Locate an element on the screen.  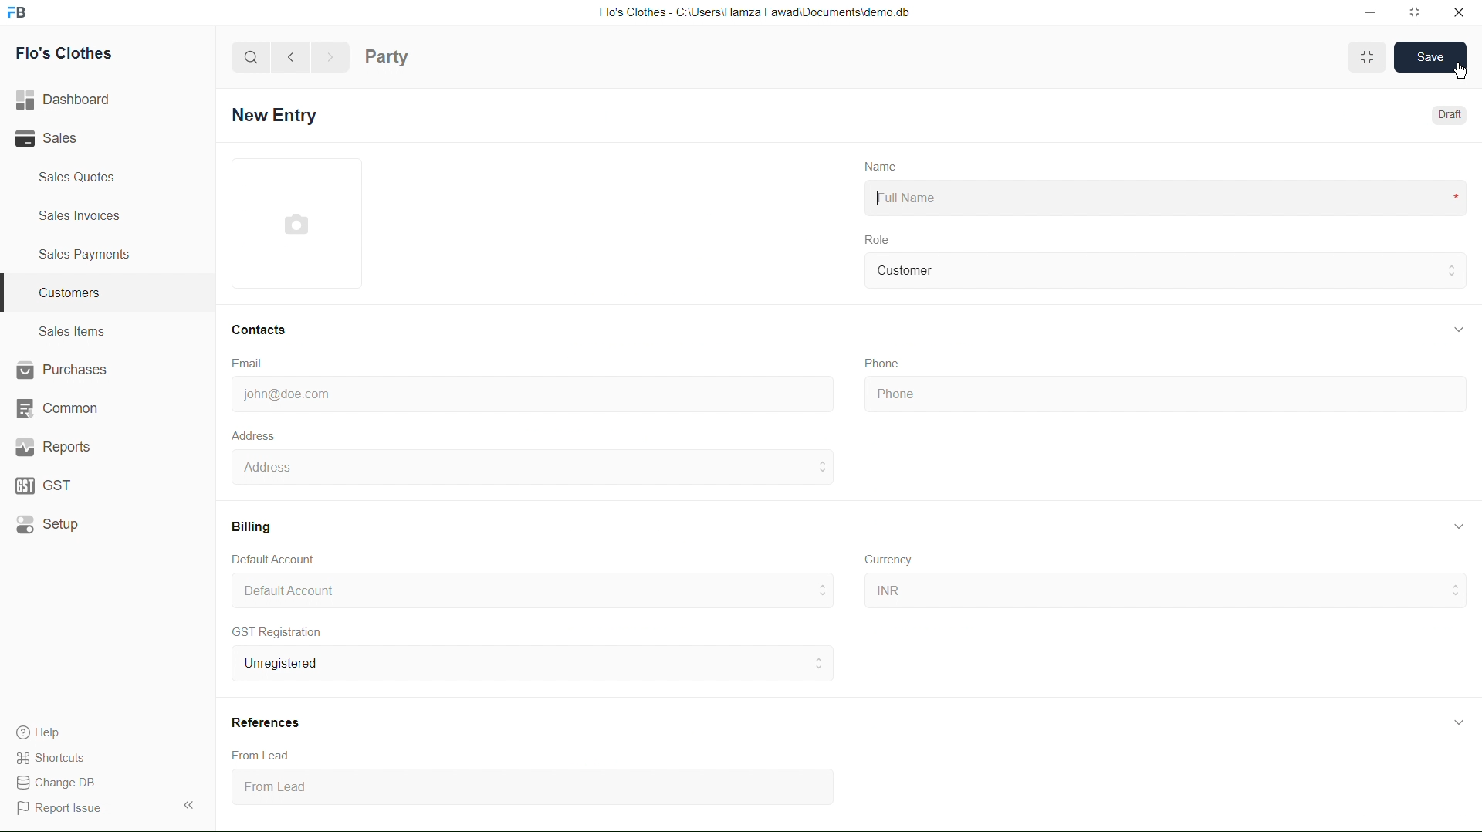
expand is located at coordinates (1458, 721).